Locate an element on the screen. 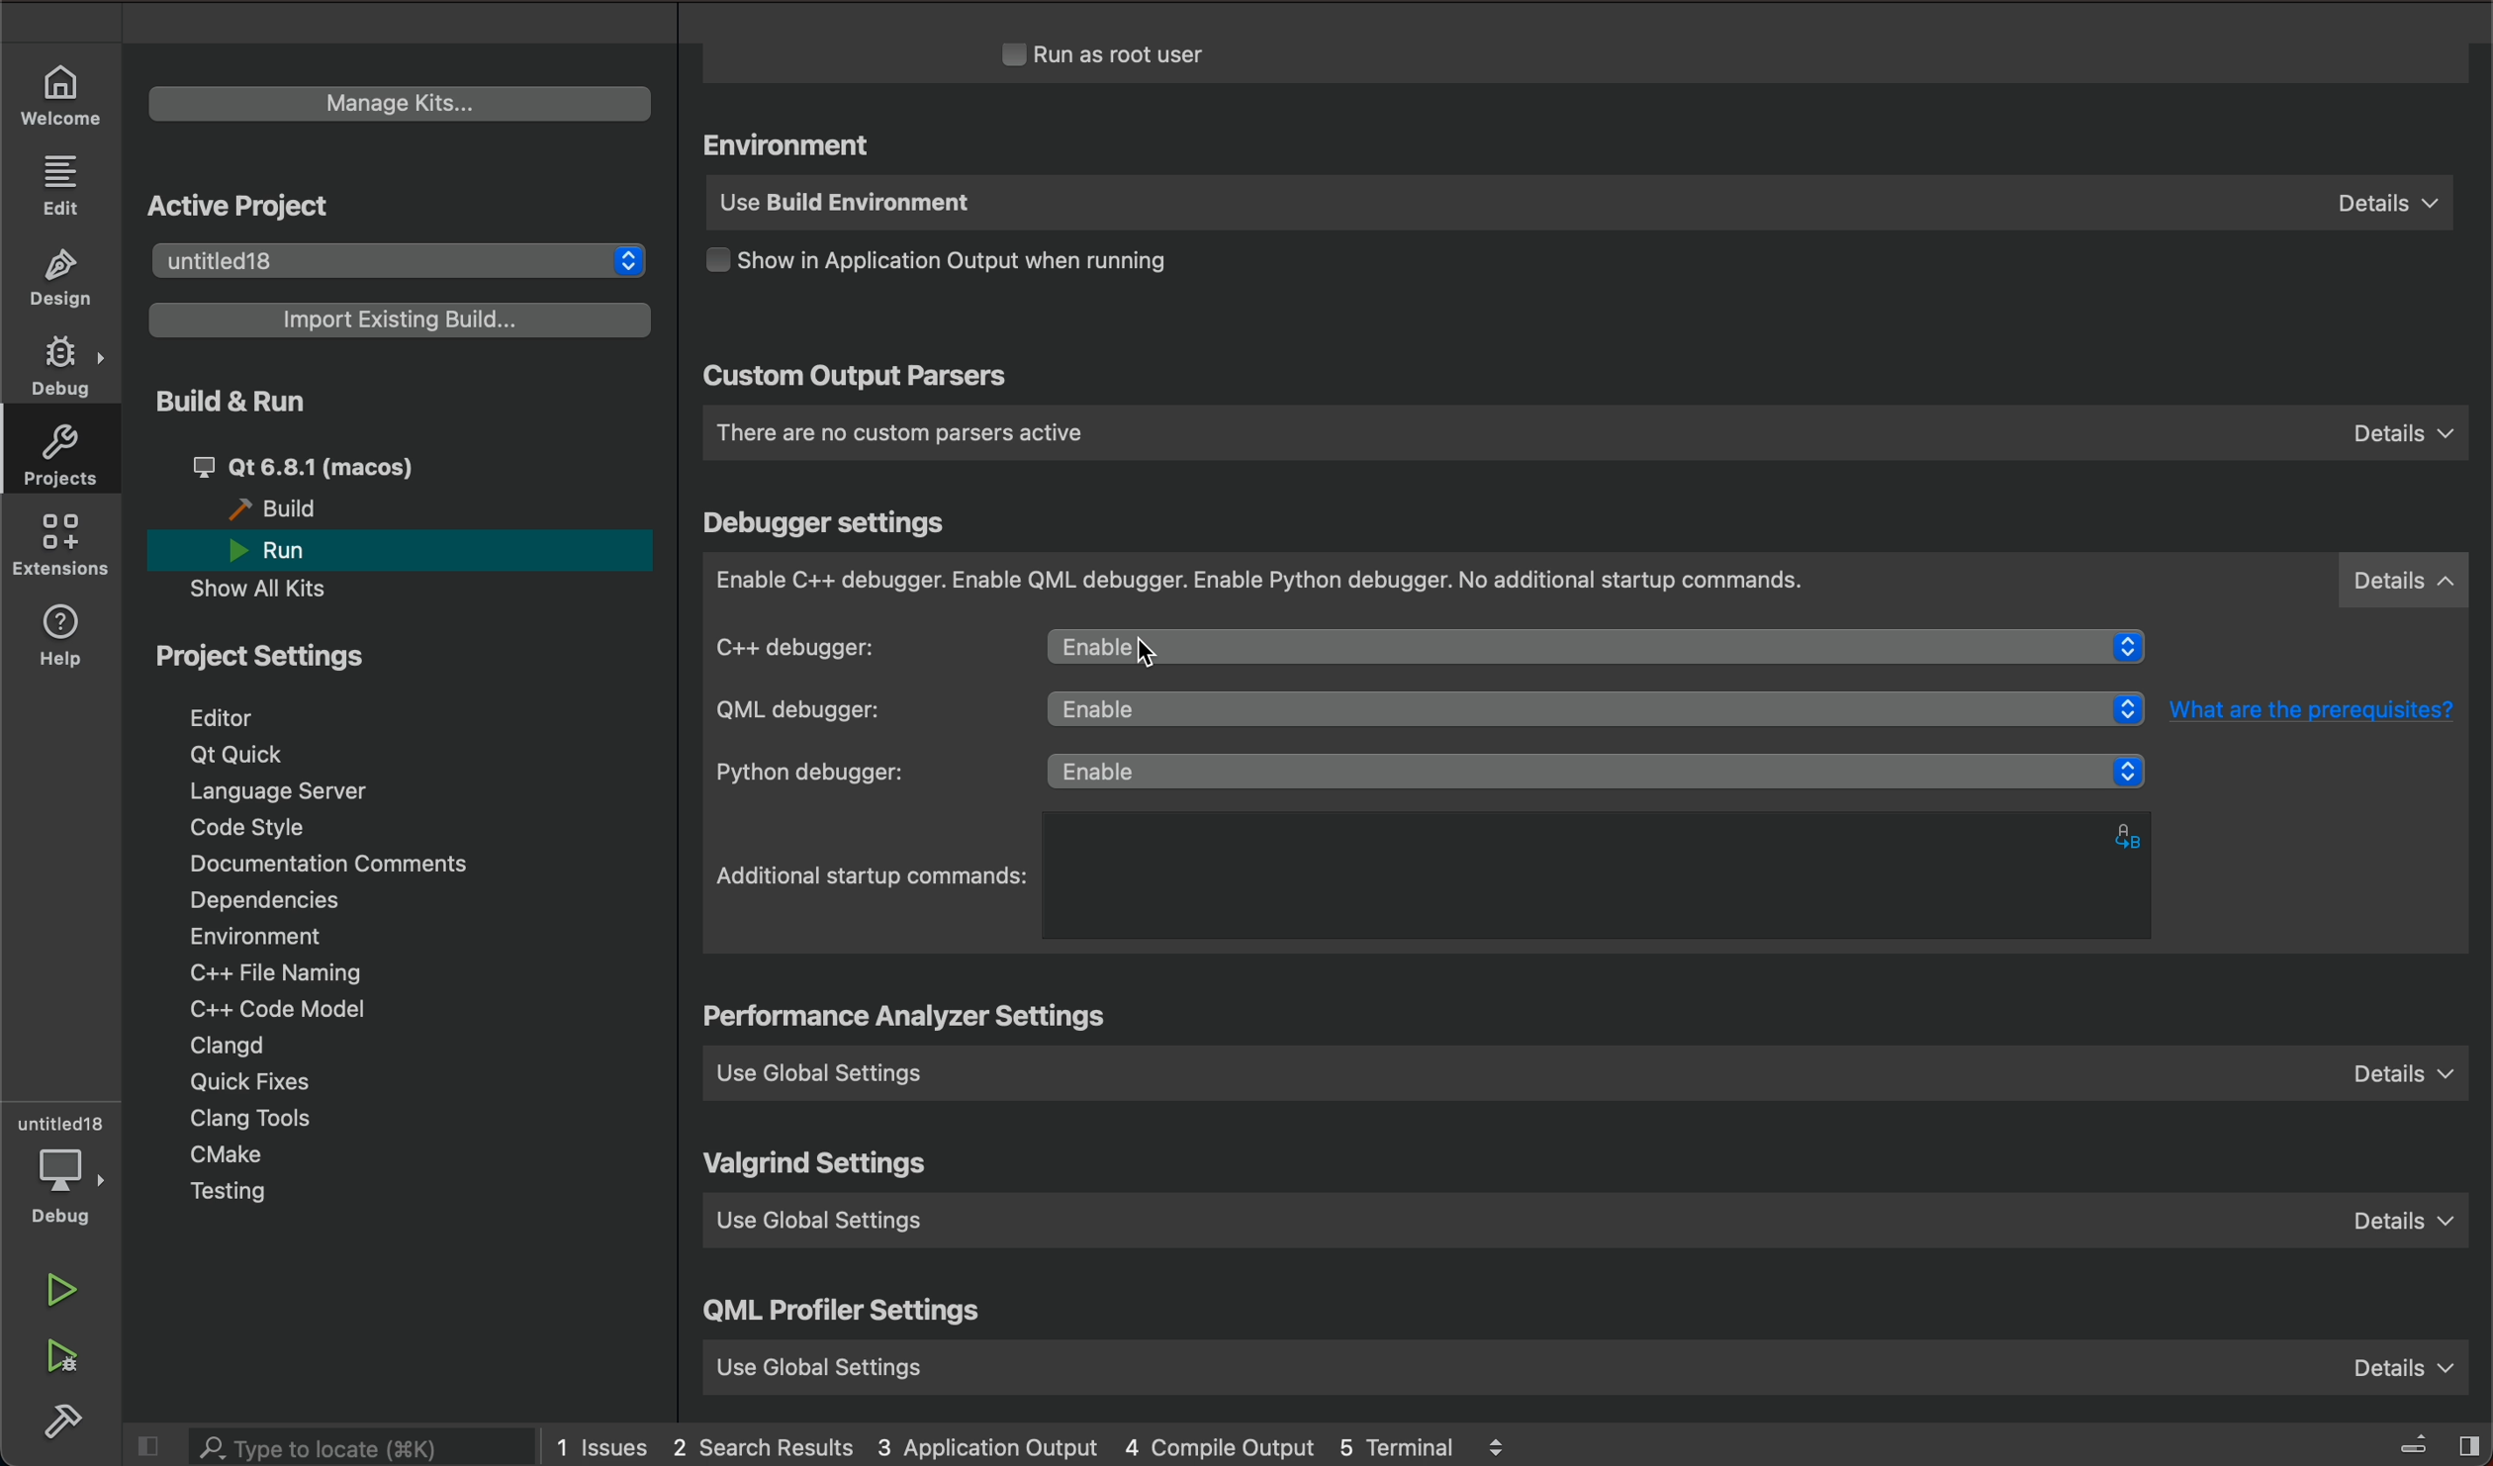  startup  is located at coordinates (874, 876).